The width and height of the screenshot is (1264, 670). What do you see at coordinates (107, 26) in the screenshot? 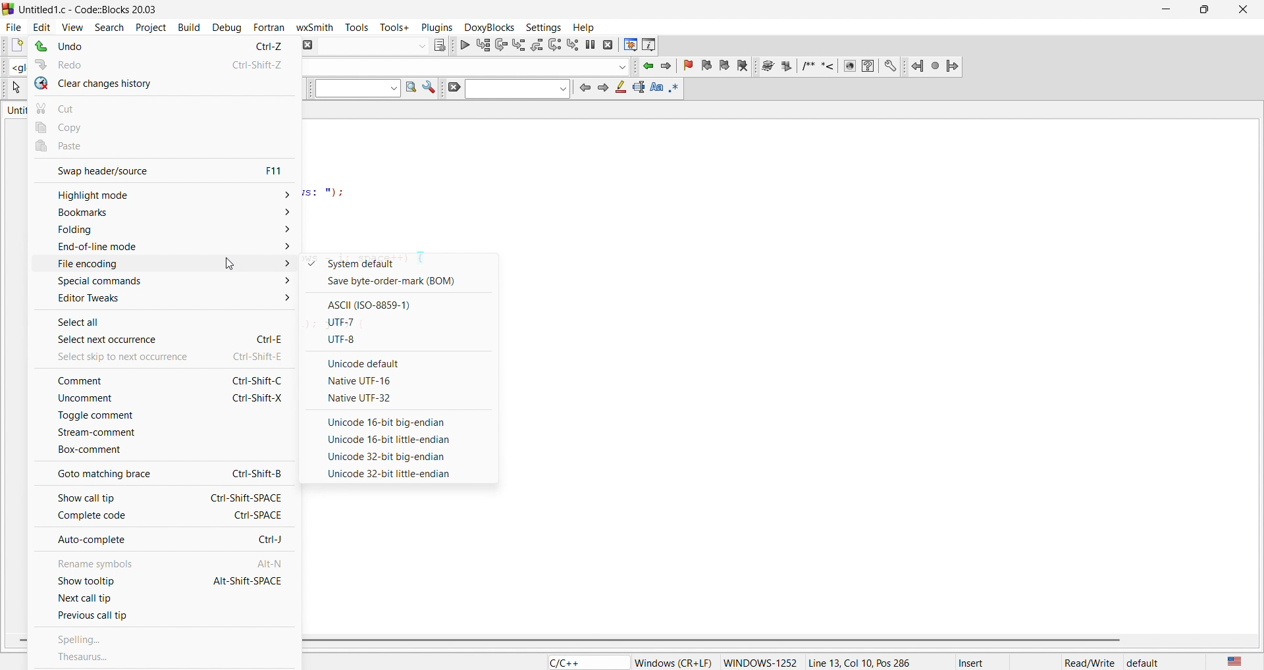
I see `search` at bounding box center [107, 26].